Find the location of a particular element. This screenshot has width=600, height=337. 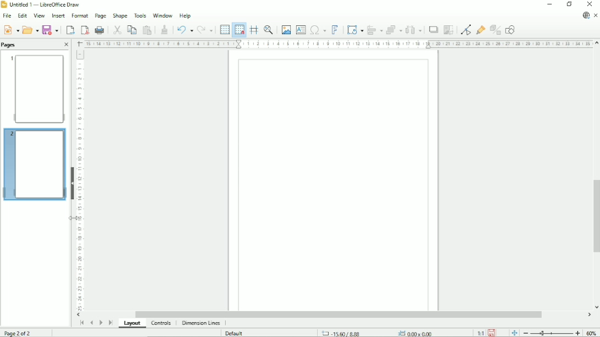

Toggle extrusion is located at coordinates (496, 30).